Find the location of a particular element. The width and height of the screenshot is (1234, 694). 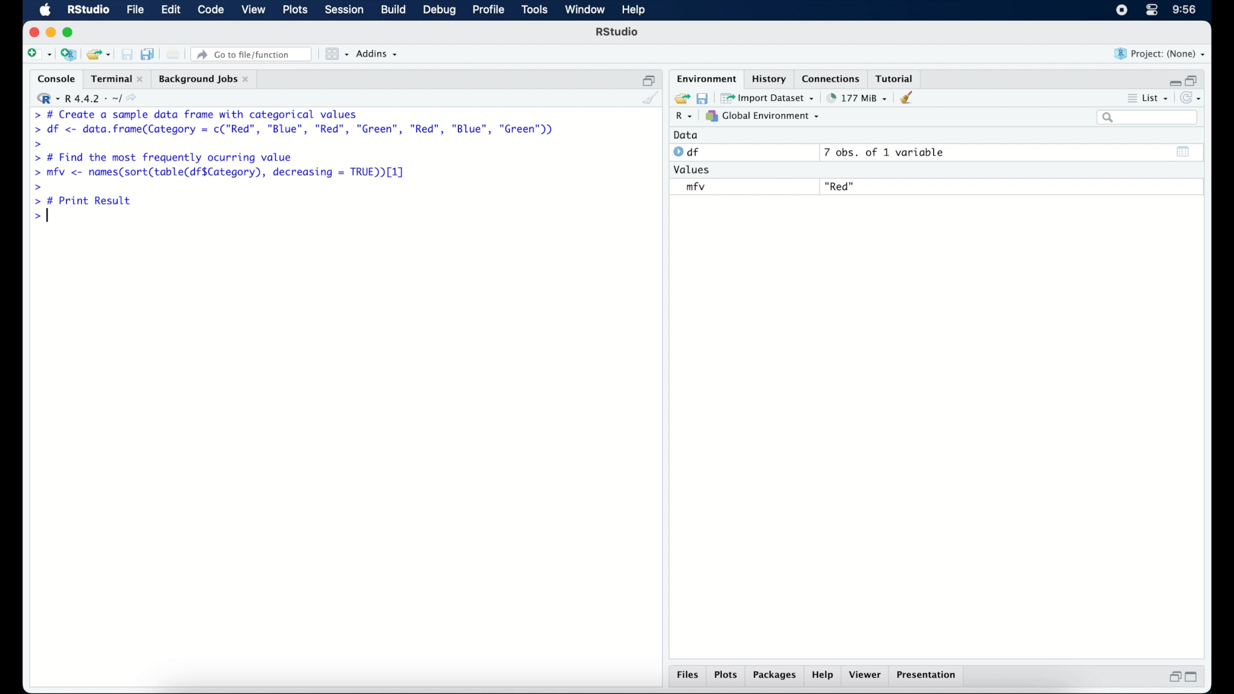

background jobs is located at coordinates (206, 78).